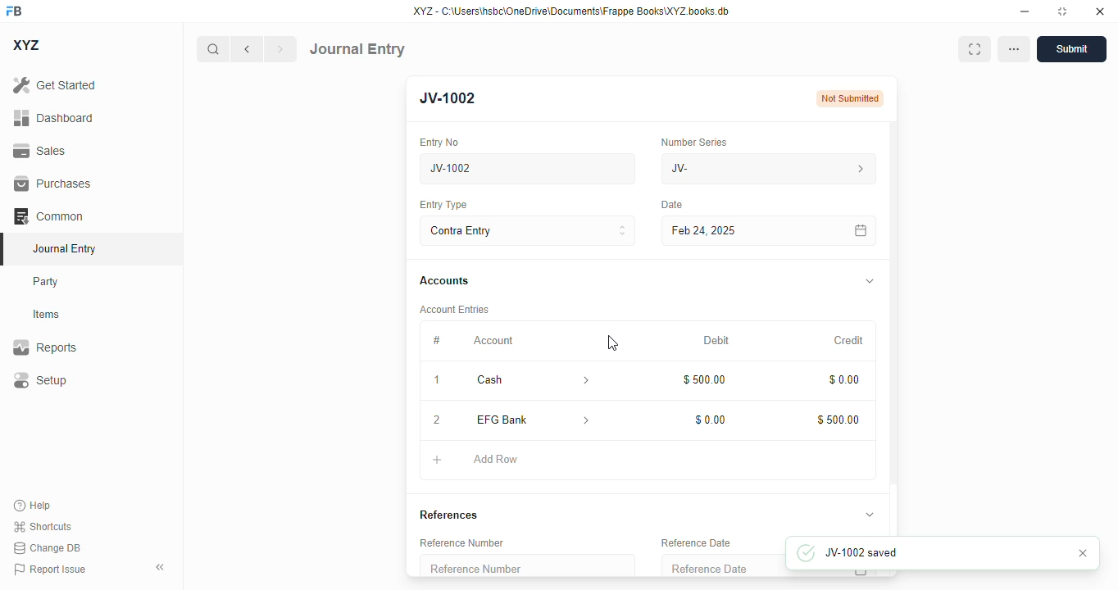 The width and height of the screenshot is (1118, 590). I want to click on JV-, so click(769, 169).